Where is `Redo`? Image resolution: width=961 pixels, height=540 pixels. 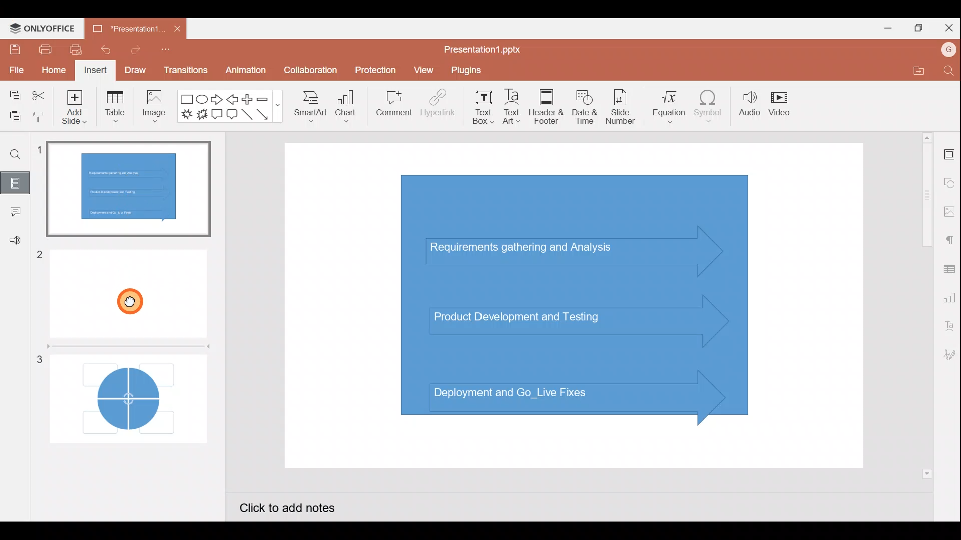 Redo is located at coordinates (133, 52).